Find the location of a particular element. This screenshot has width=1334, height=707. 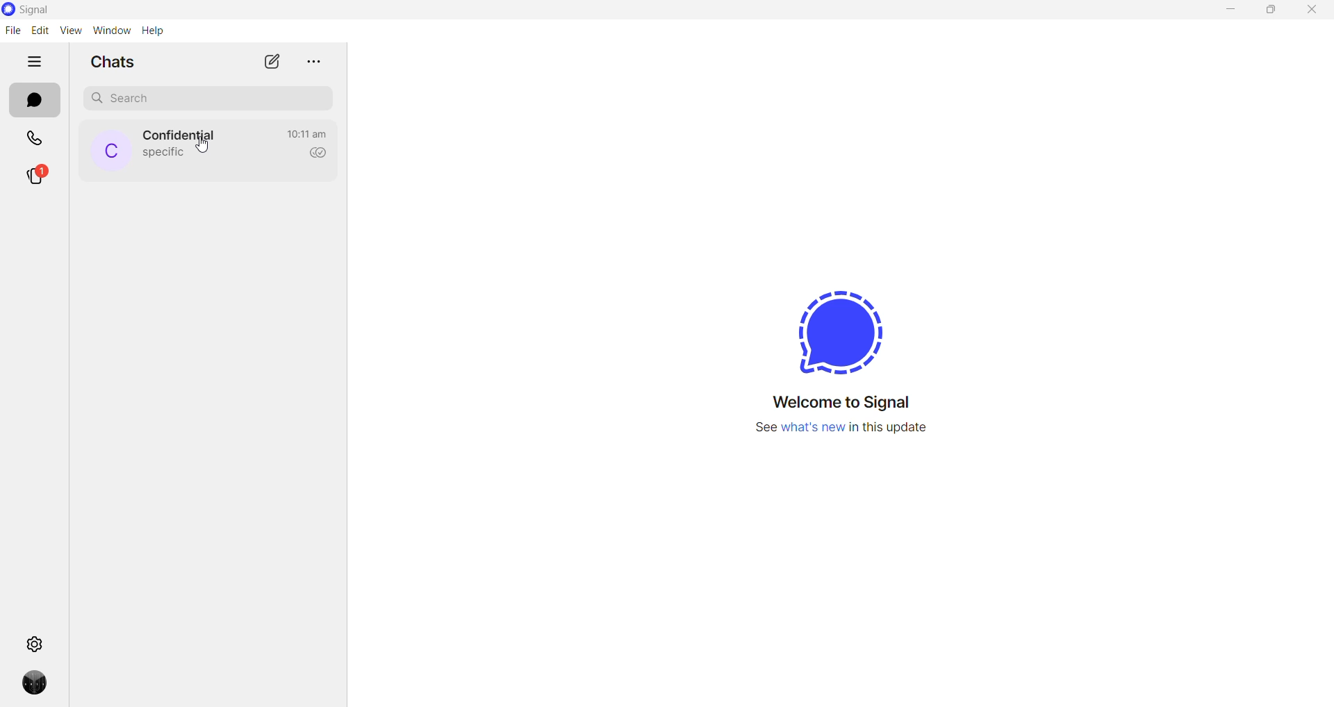

read recipient is located at coordinates (320, 153).